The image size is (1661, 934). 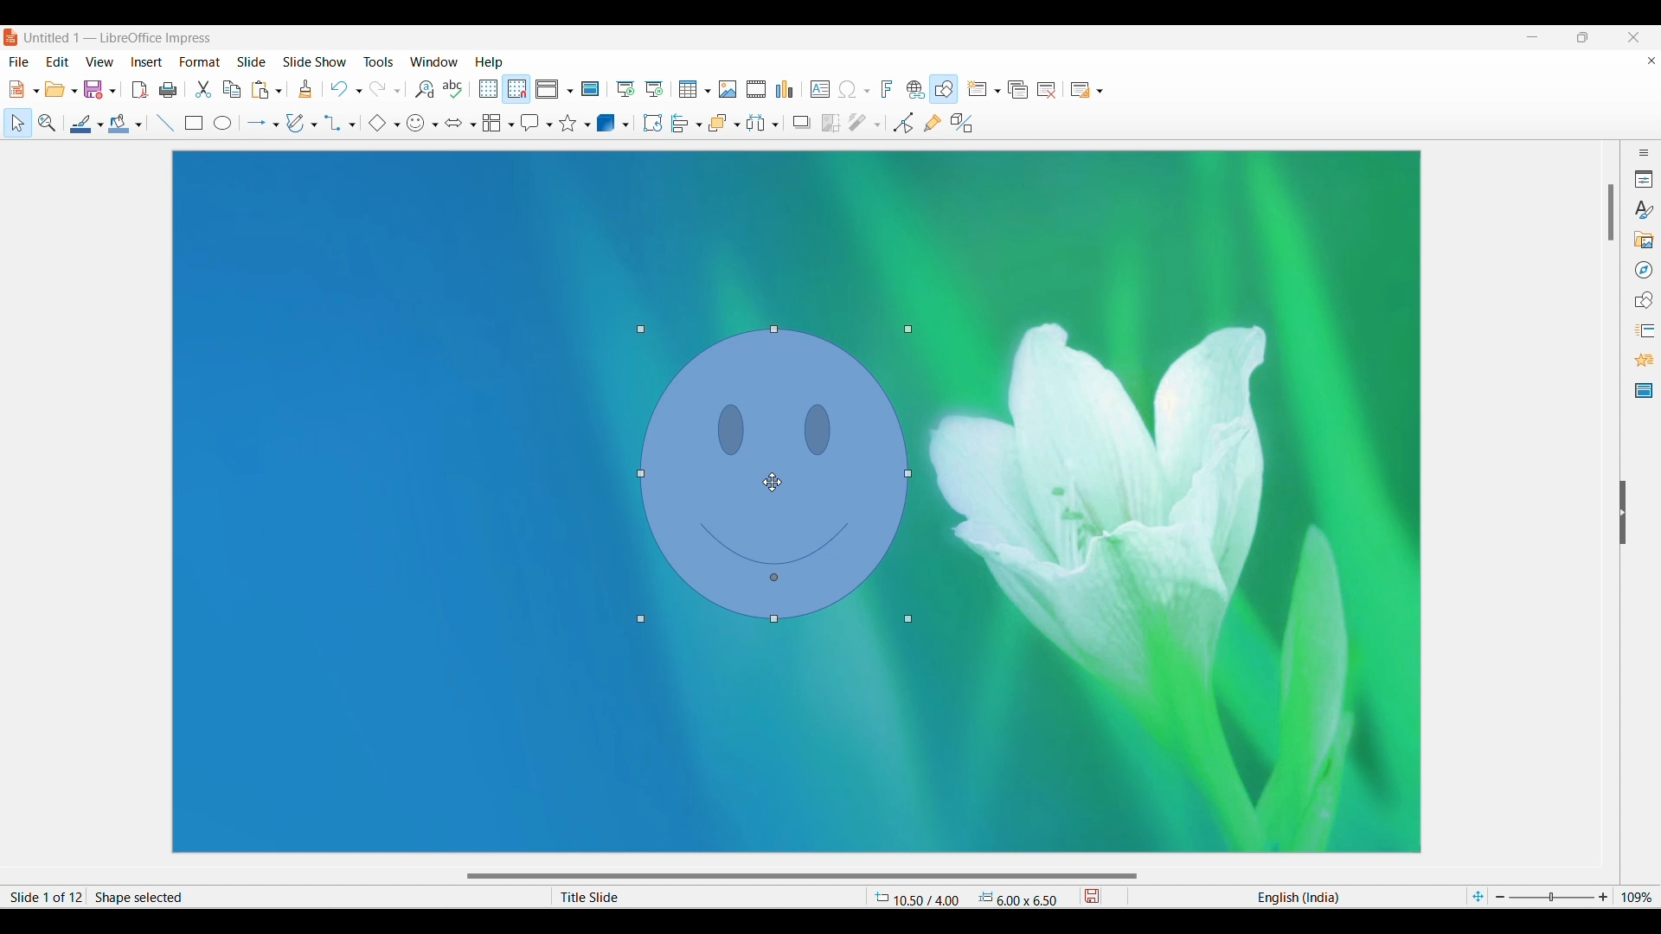 What do you see at coordinates (1018, 90) in the screenshot?
I see `Duplicate slide` at bounding box center [1018, 90].